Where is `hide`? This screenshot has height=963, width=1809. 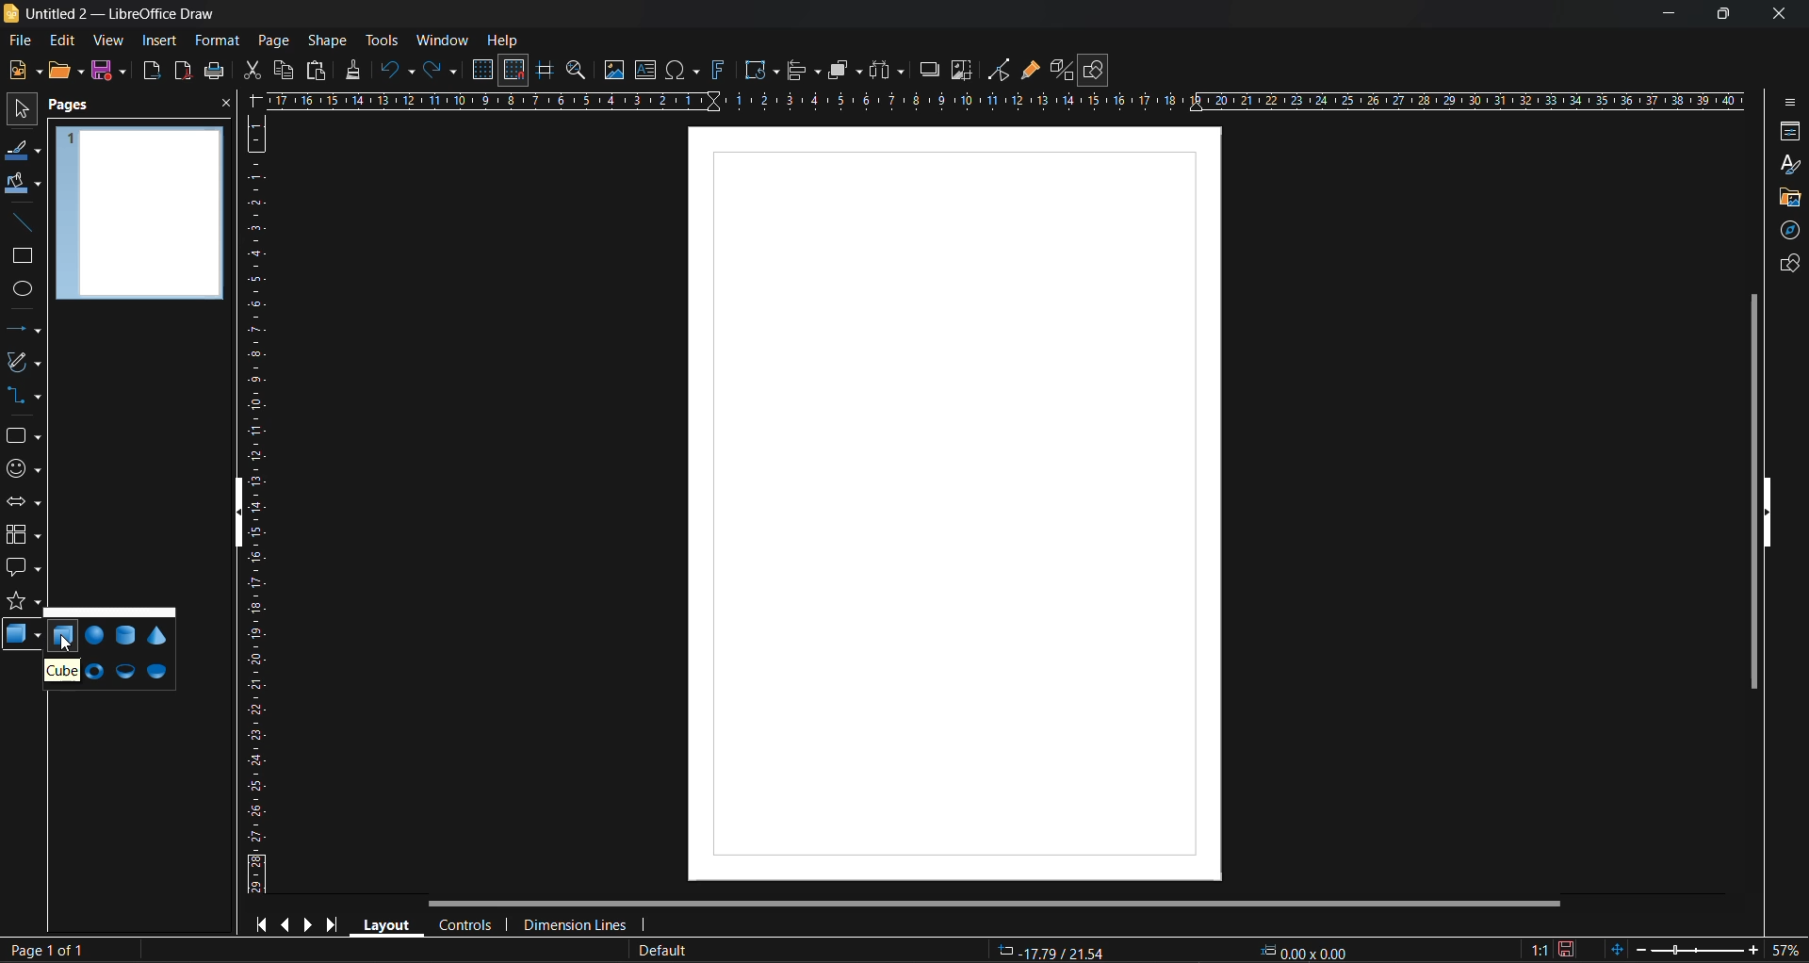
hide is located at coordinates (1768, 512).